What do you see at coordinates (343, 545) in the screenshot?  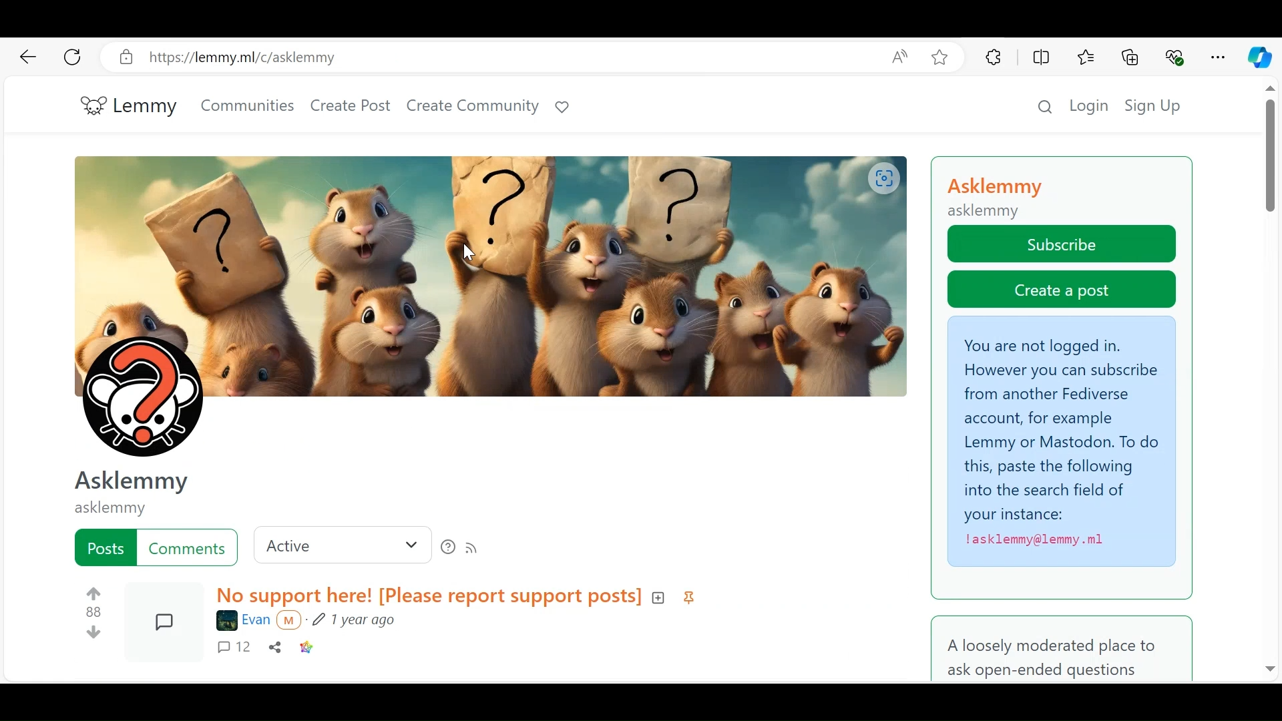 I see `Active` at bounding box center [343, 545].